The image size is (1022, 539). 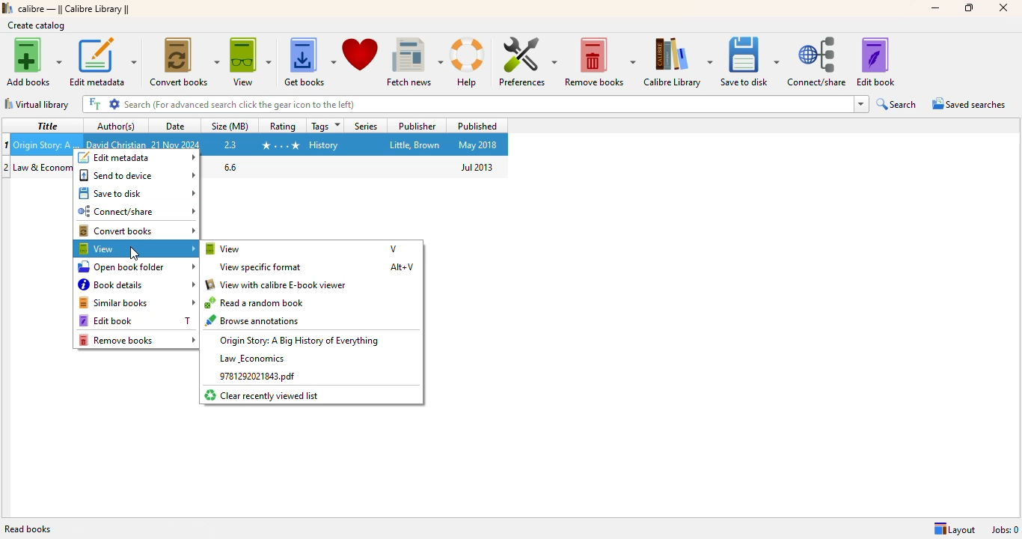 I want to click on tags, so click(x=325, y=126).